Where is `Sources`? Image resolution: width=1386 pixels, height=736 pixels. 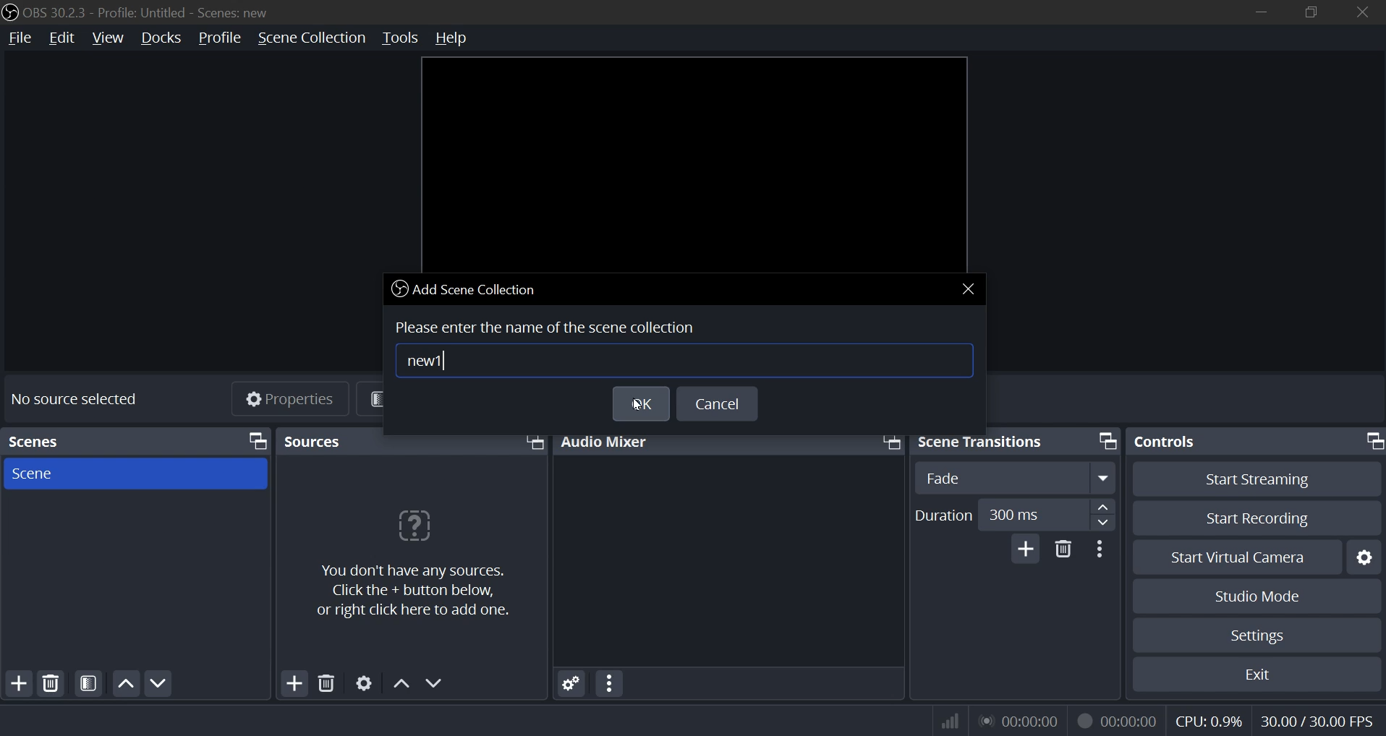
Sources is located at coordinates (317, 441).